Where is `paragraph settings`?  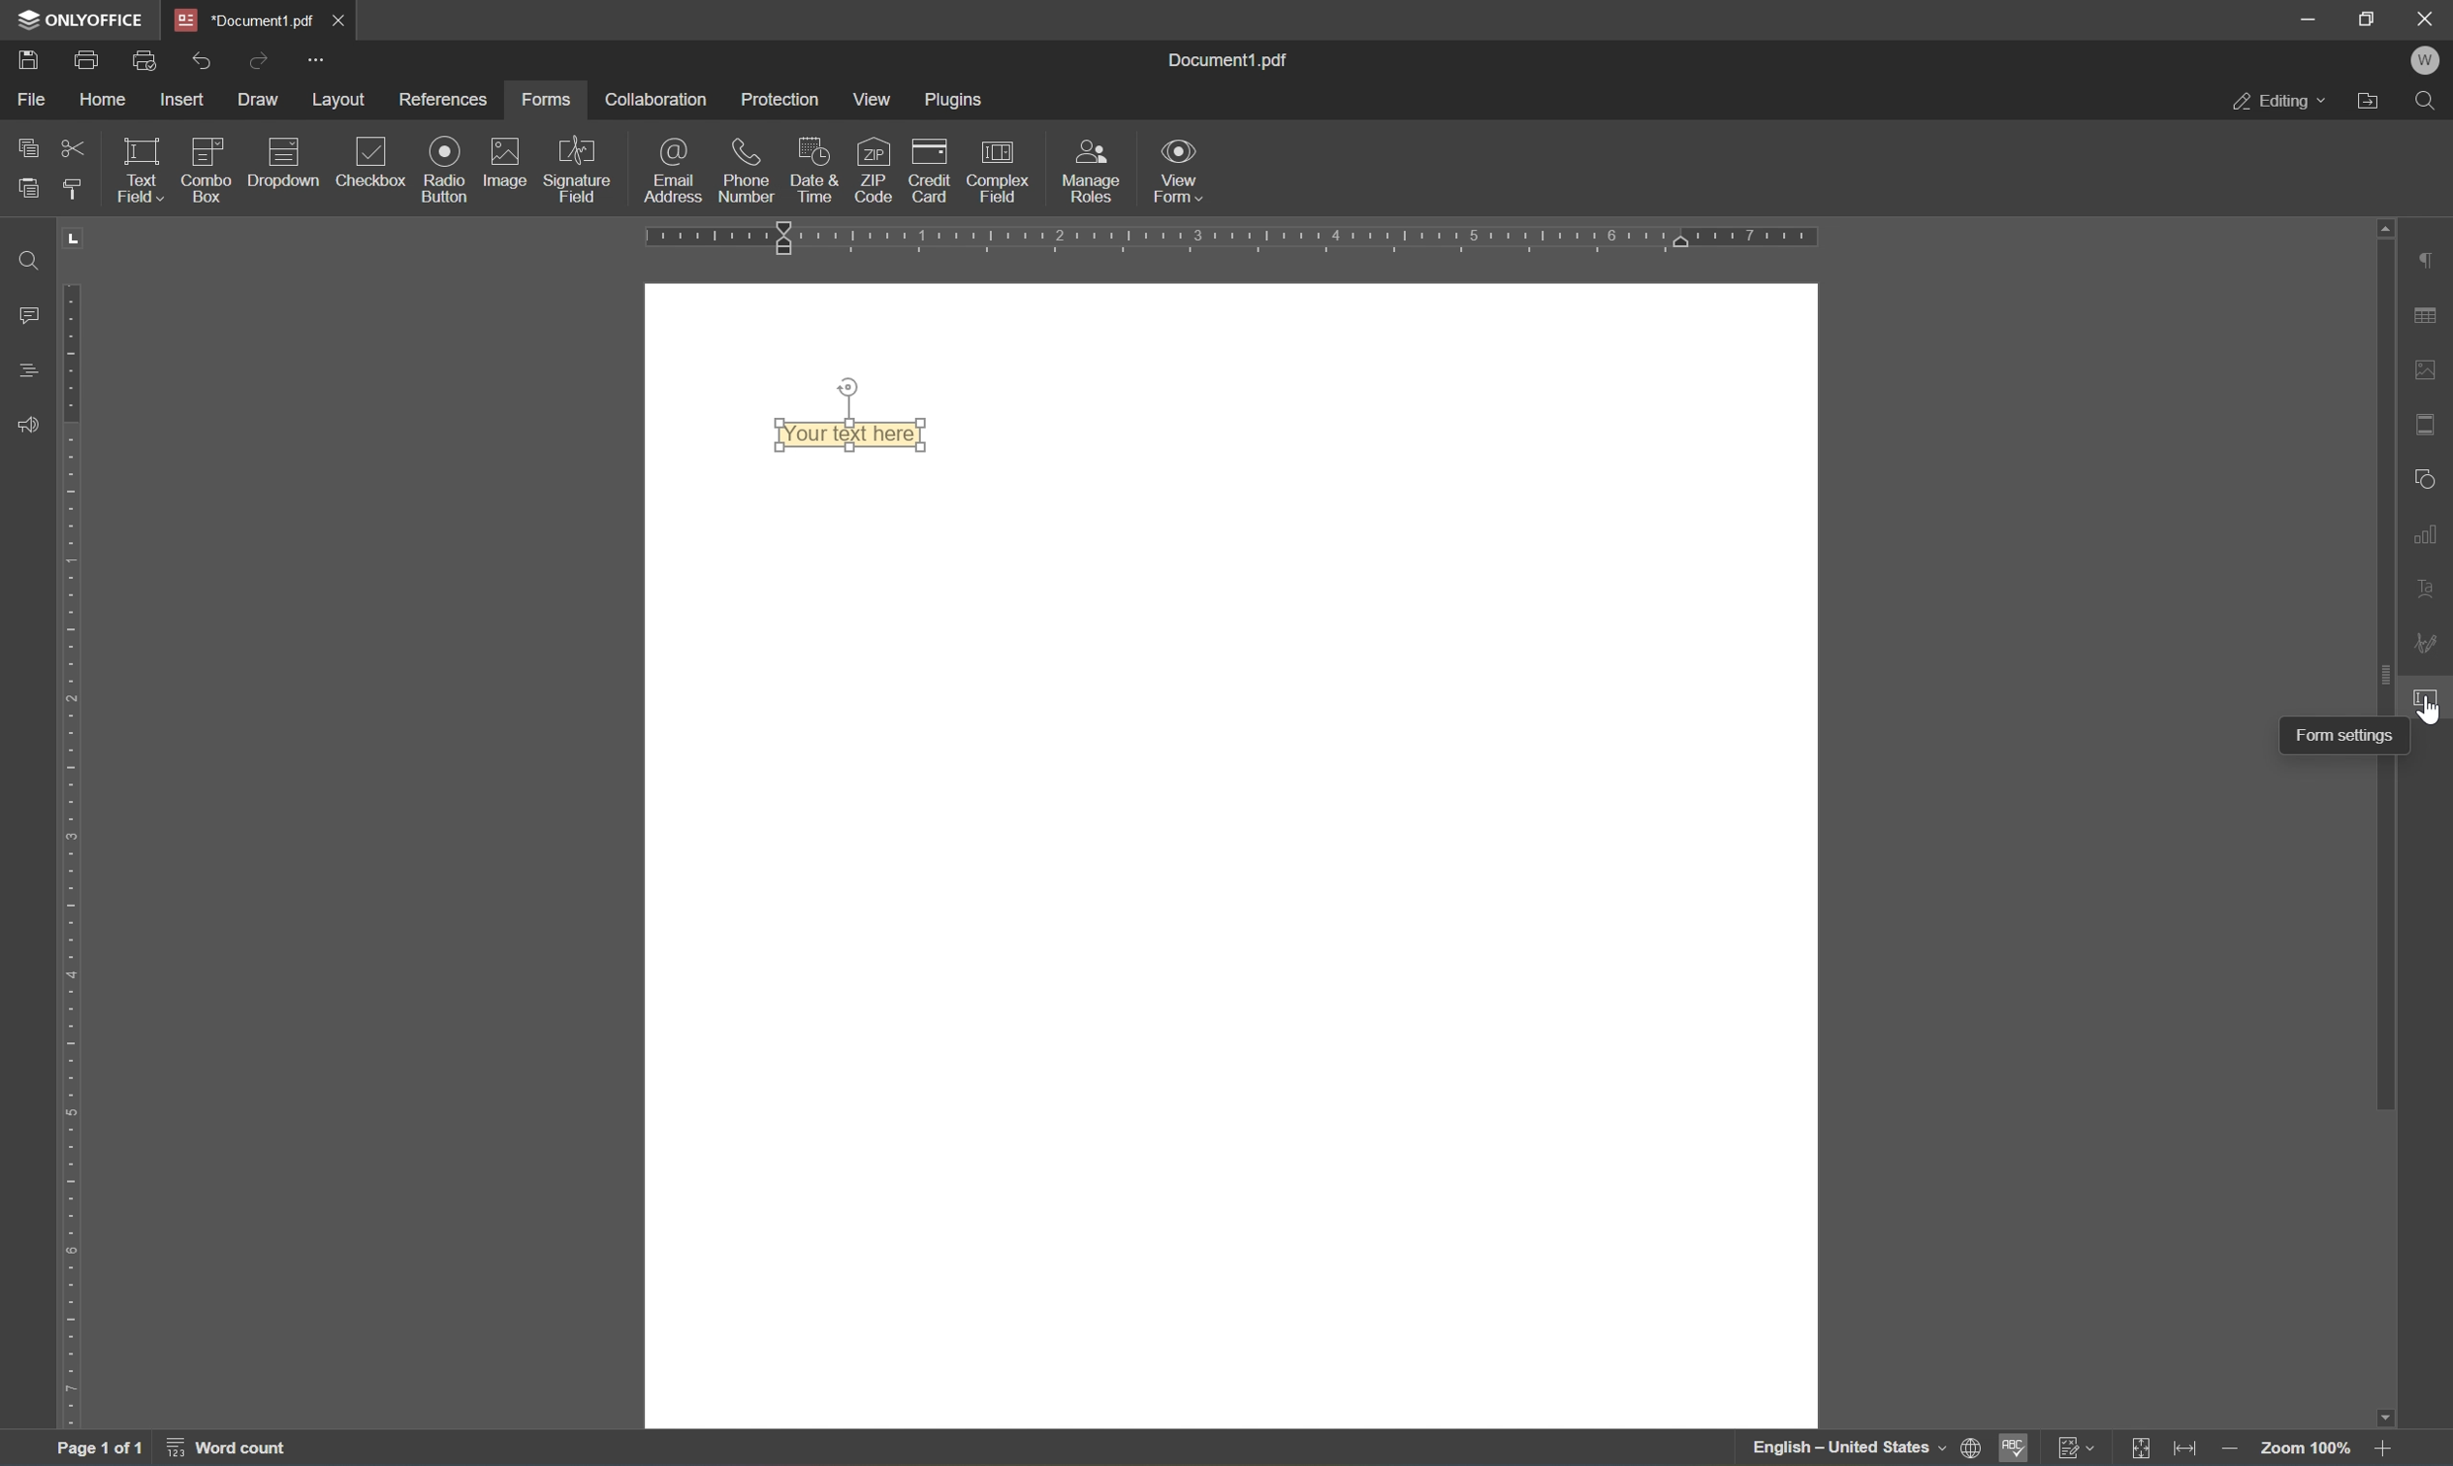 paragraph settings is located at coordinates (2433, 257).